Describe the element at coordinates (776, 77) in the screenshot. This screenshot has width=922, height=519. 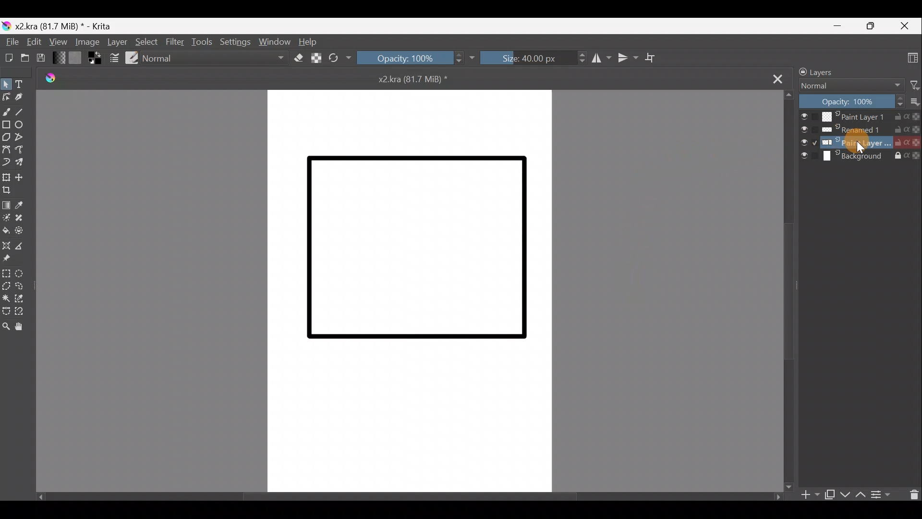
I see `Close tab` at that location.